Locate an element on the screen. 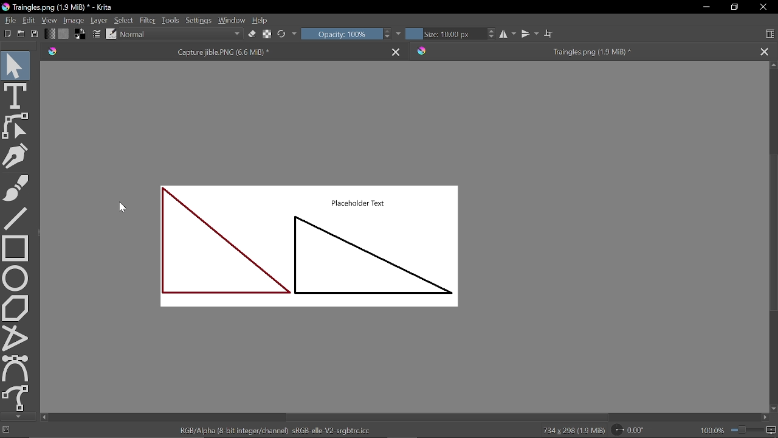 The image size is (778, 438). Click and drag to move selection. is located at coordinates (71, 430).